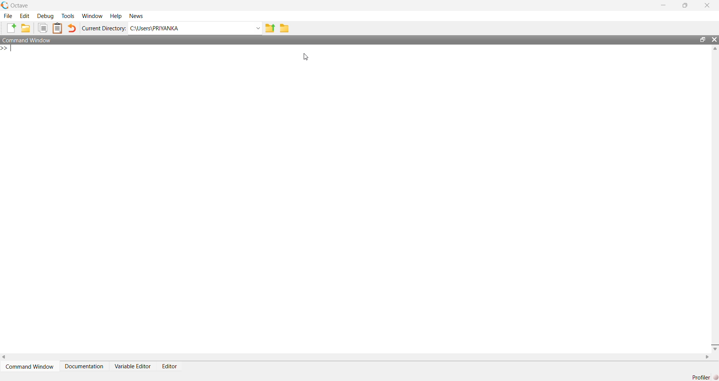  I want to click on close, so click(714, 39).